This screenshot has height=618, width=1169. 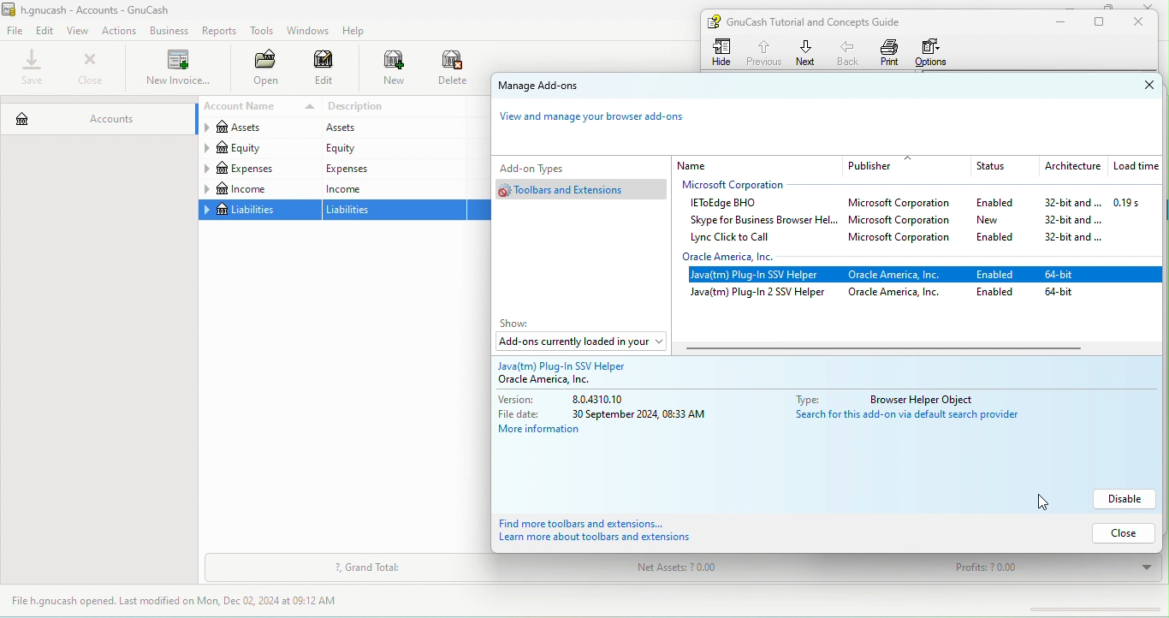 What do you see at coordinates (96, 115) in the screenshot?
I see `accounts` at bounding box center [96, 115].